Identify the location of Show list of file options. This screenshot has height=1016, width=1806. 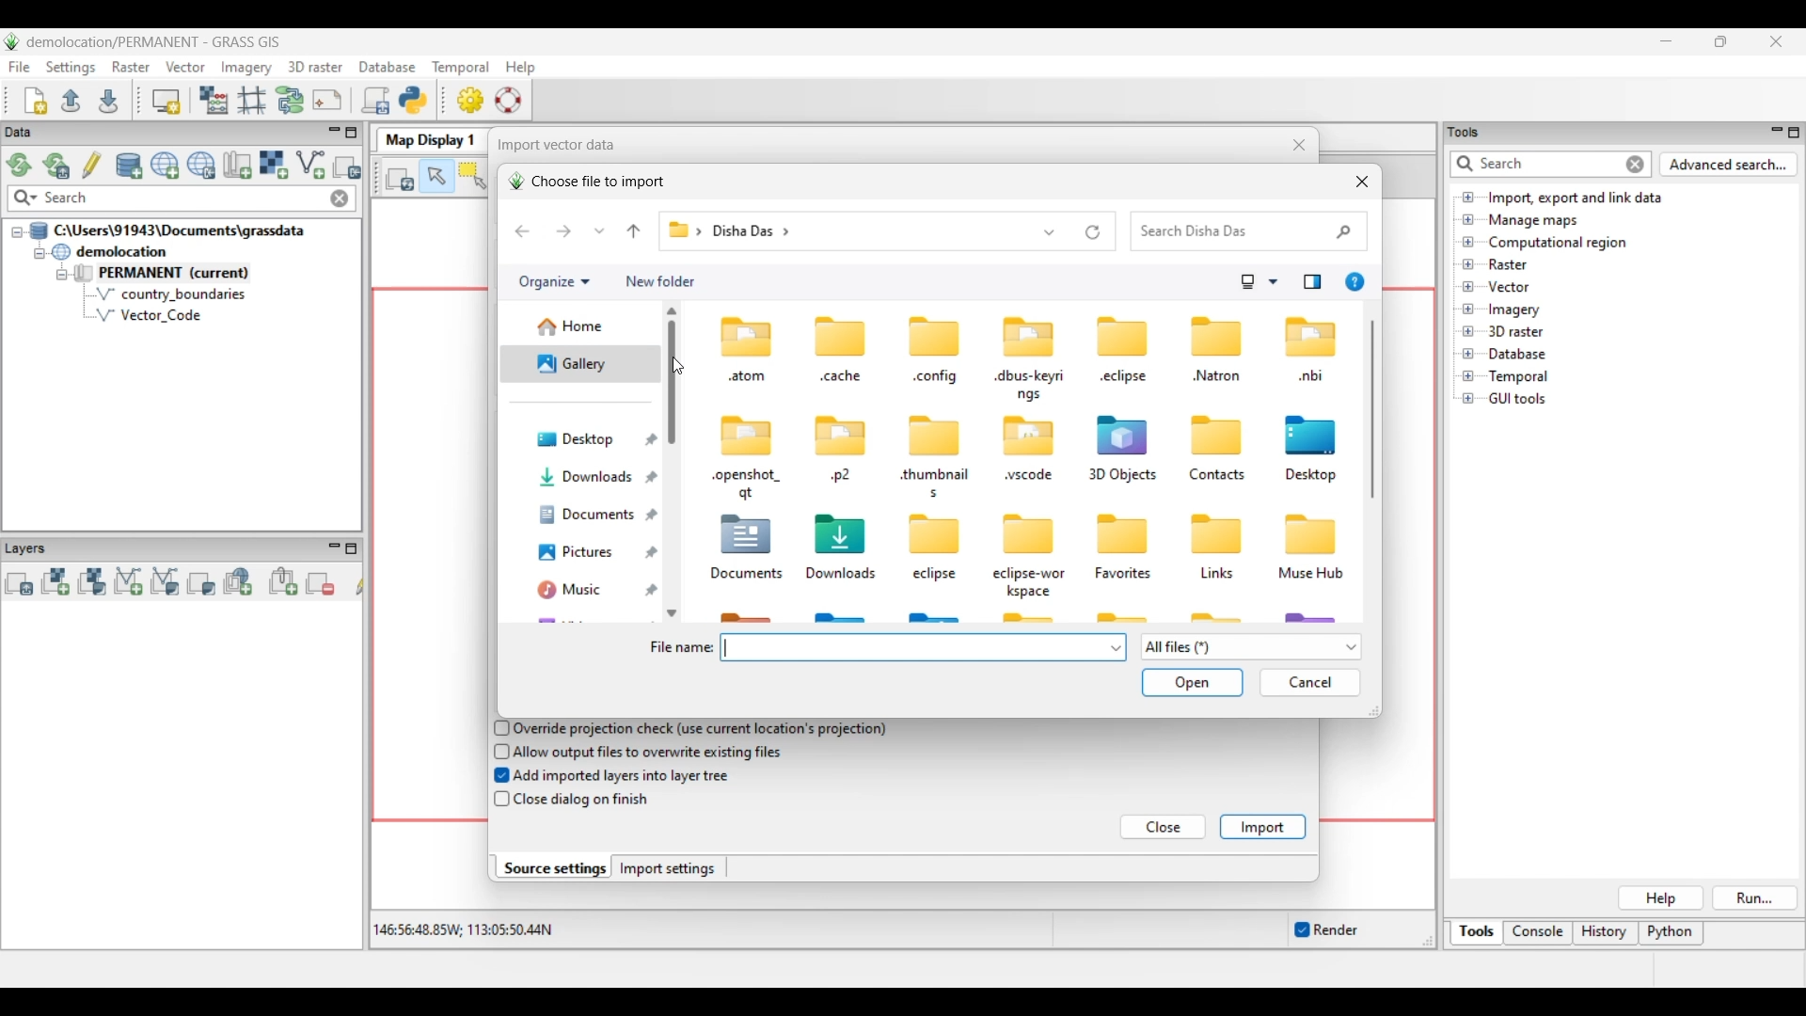
(1250, 647).